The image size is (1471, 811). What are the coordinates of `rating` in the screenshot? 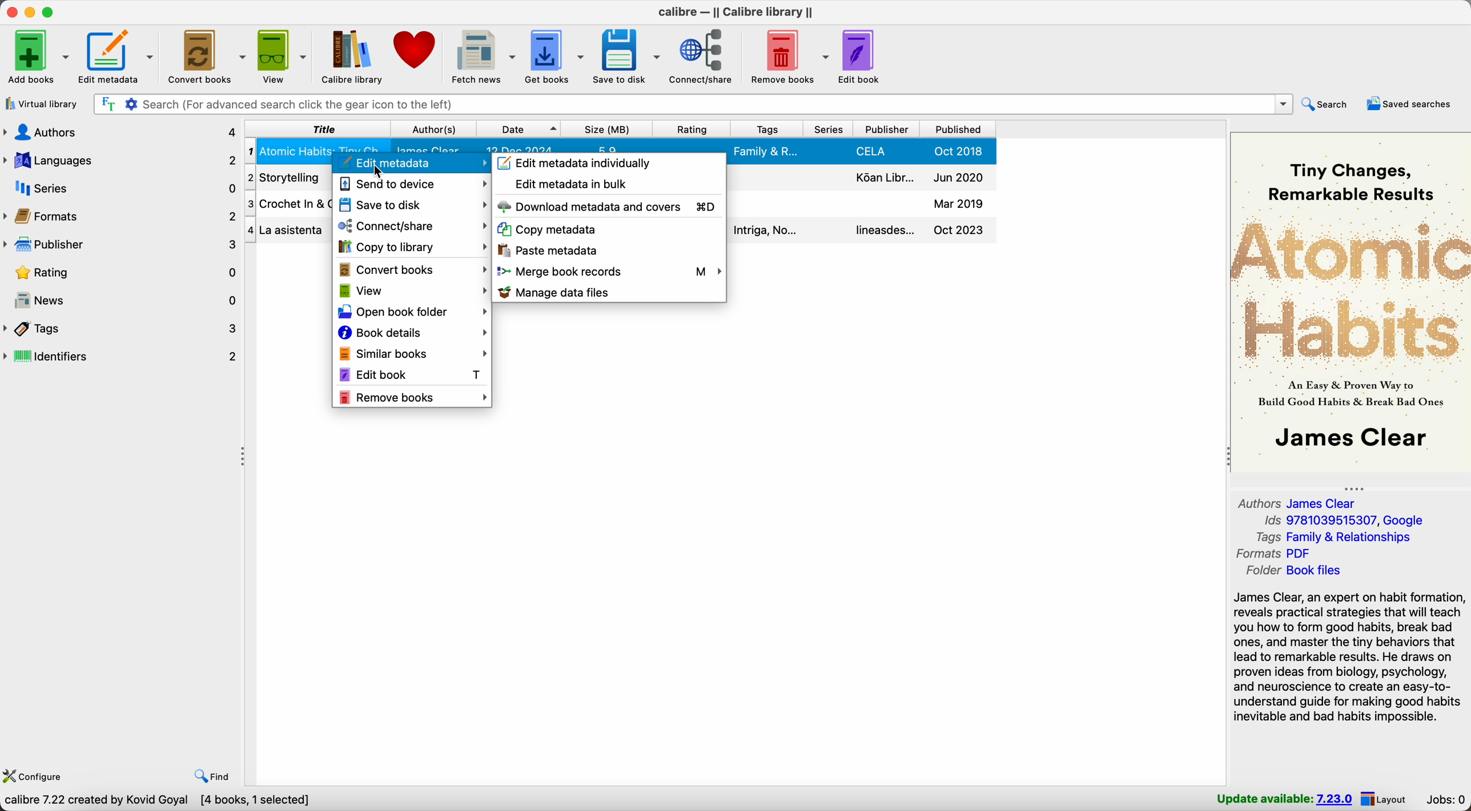 It's located at (120, 273).